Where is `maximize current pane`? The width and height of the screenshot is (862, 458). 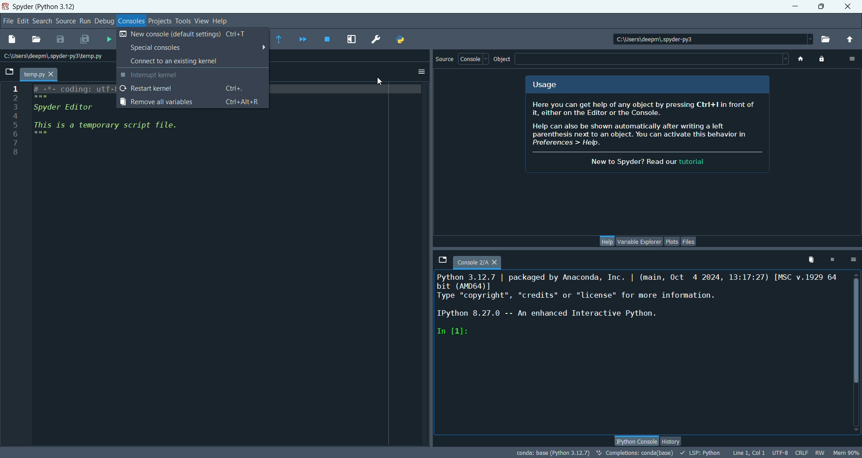
maximize current pane is located at coordinates (352, 39).